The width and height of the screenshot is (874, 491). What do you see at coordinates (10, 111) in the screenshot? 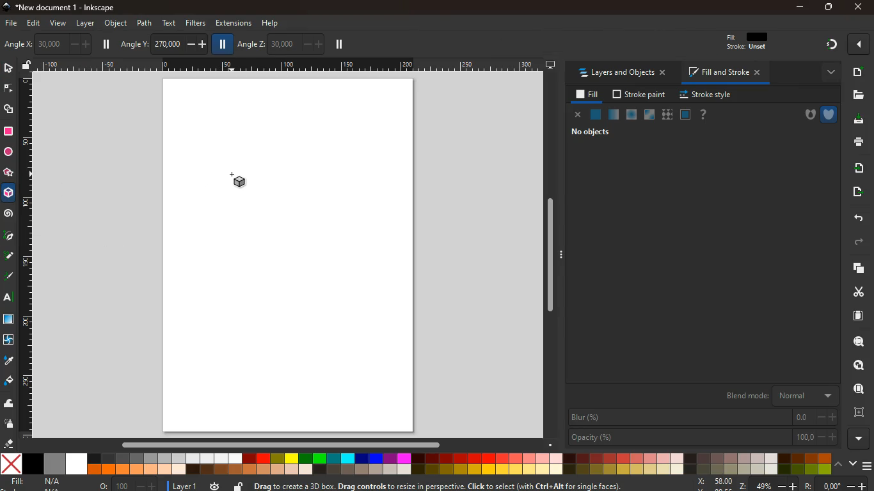
I see `shapes` at bounding box center [10, 111].